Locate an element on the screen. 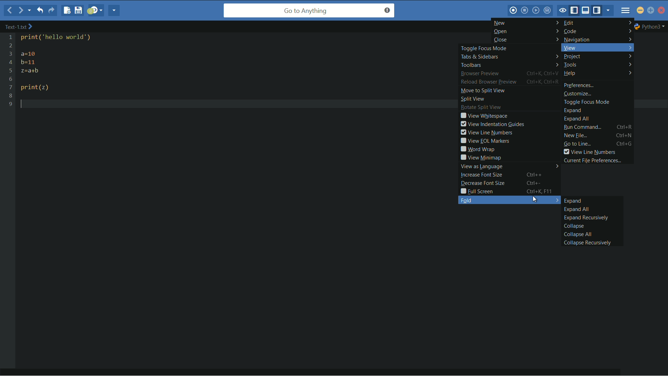  minimize is located at coordinates (641, 11).